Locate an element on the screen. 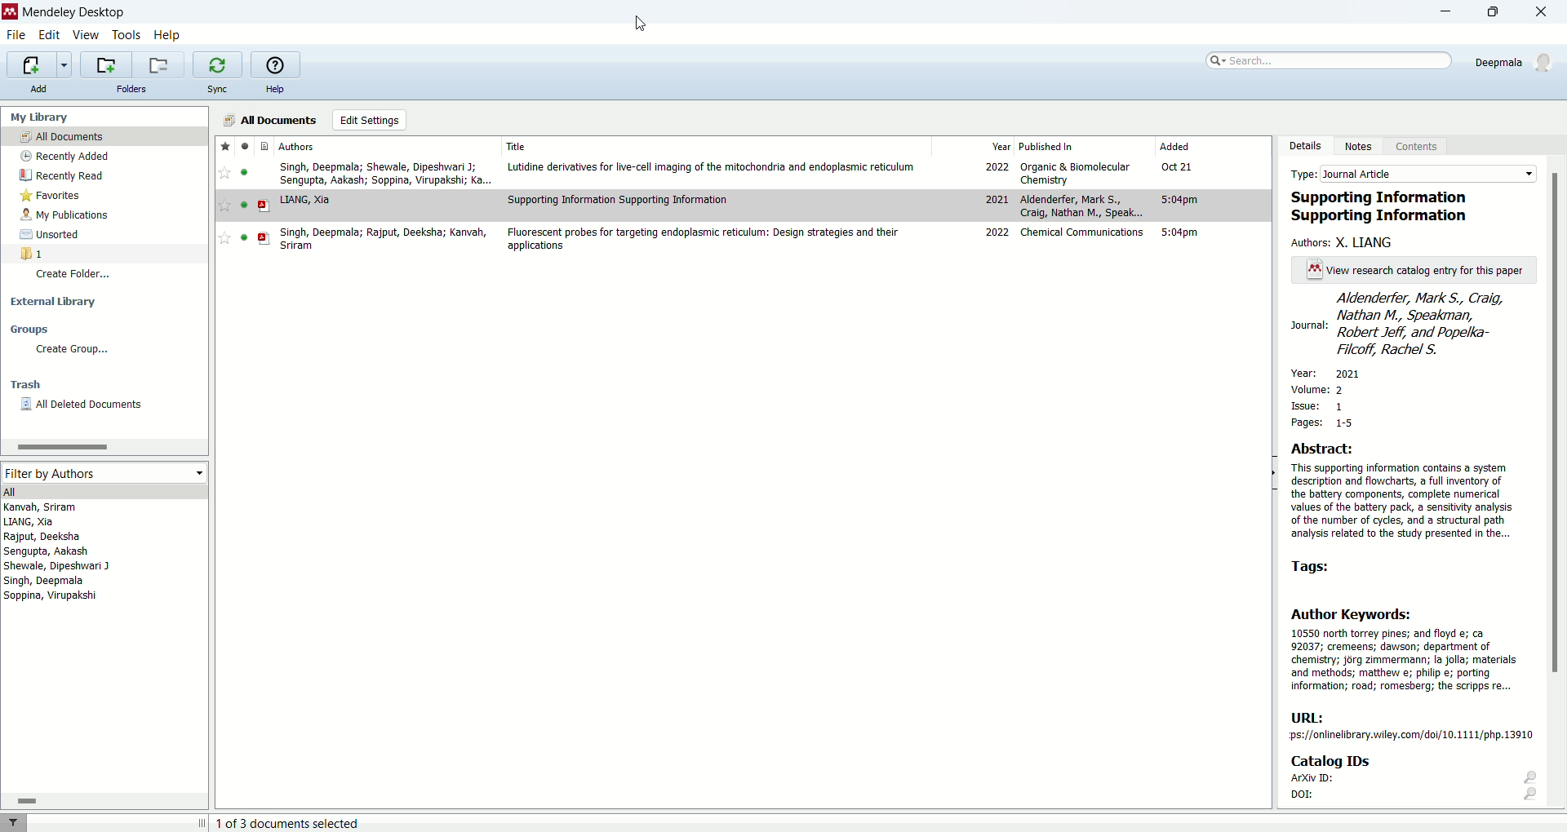 Image resolution: width=1567 pixels, height=832 pixels. help is located at coordinates (166, 36).